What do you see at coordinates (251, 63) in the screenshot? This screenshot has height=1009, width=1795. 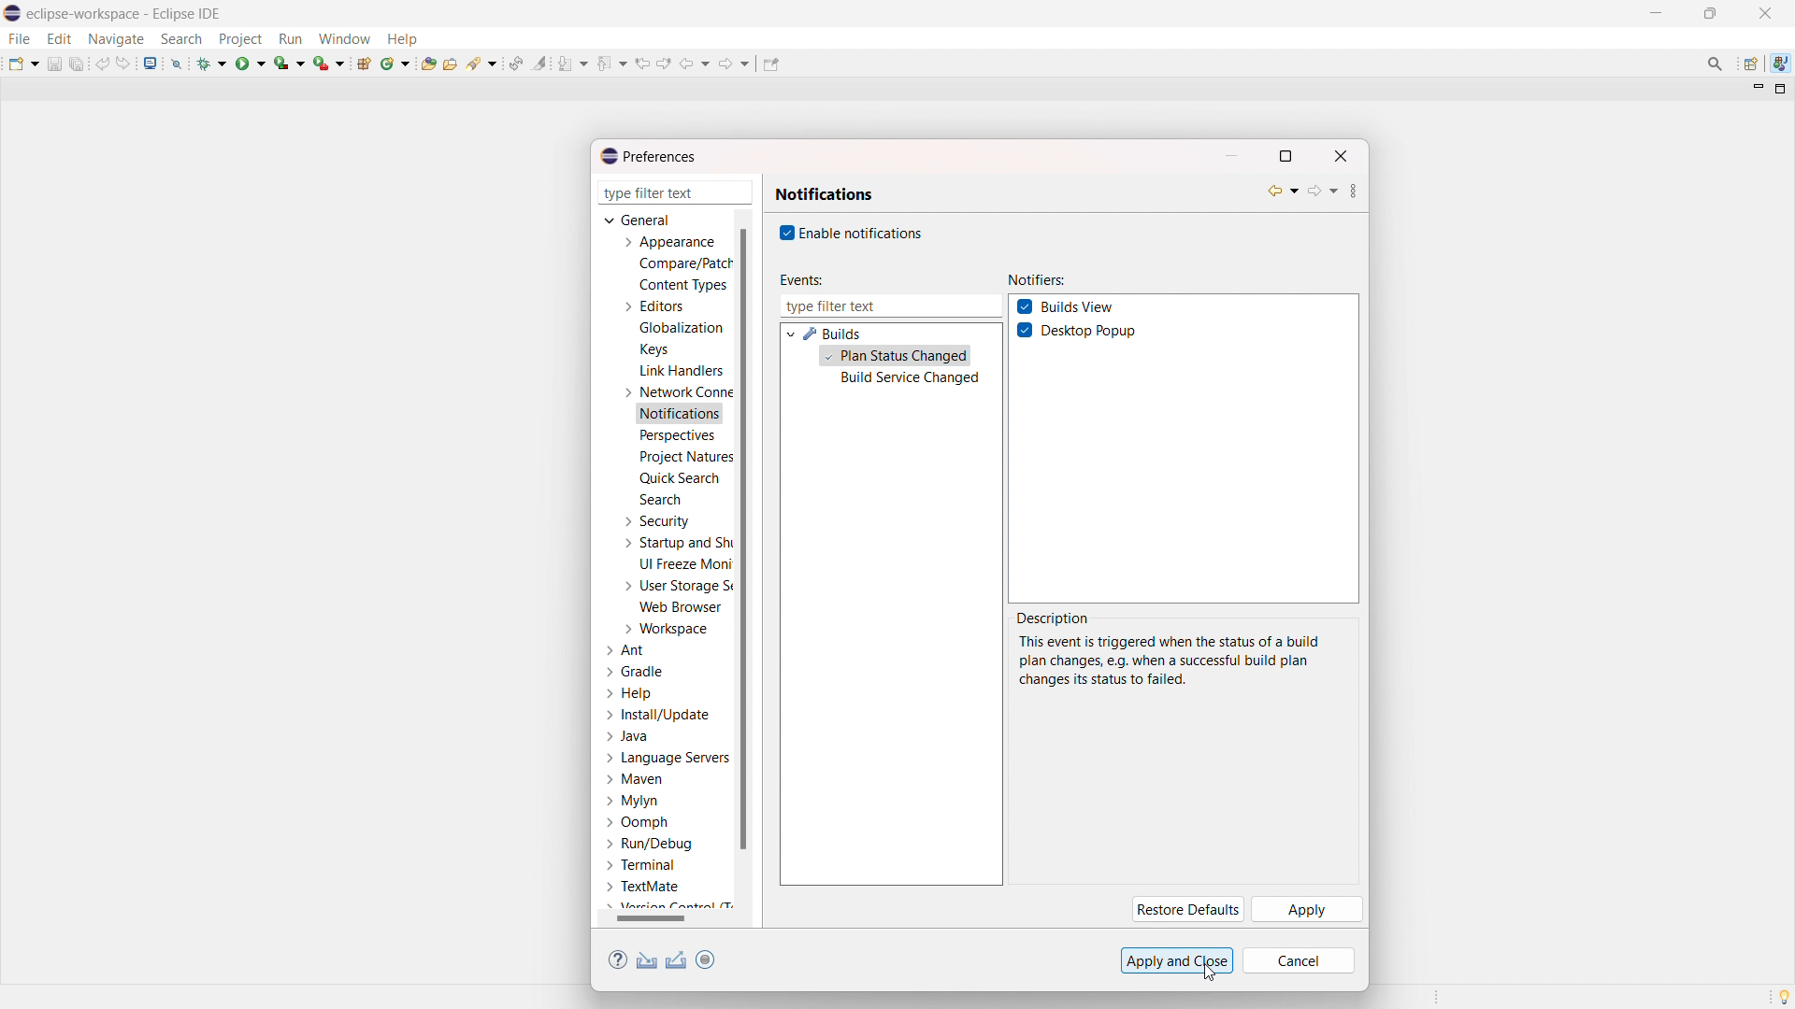 I see `run` at bounding box center [251, 63].